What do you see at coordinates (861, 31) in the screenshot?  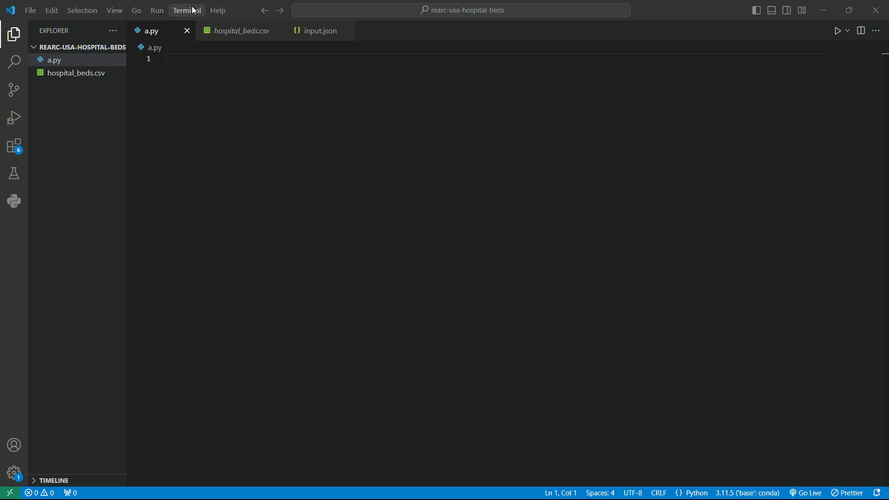 I see `split editor` at bounding box center [861, 31].